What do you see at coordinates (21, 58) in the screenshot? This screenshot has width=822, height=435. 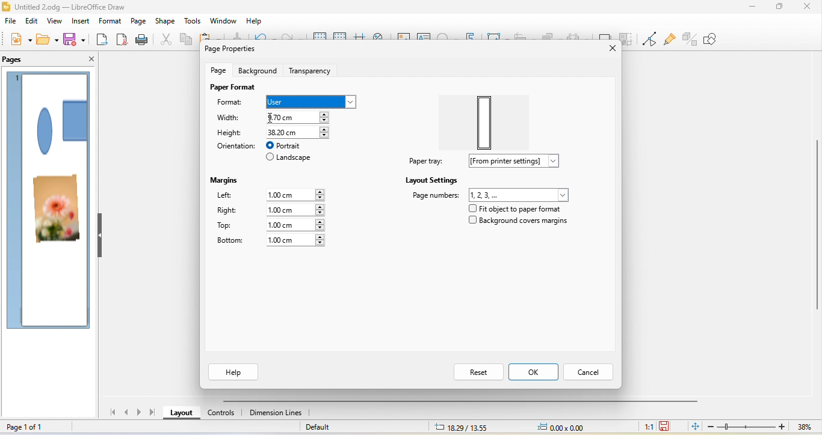 I see `pages` at bounding box center [21, 58].